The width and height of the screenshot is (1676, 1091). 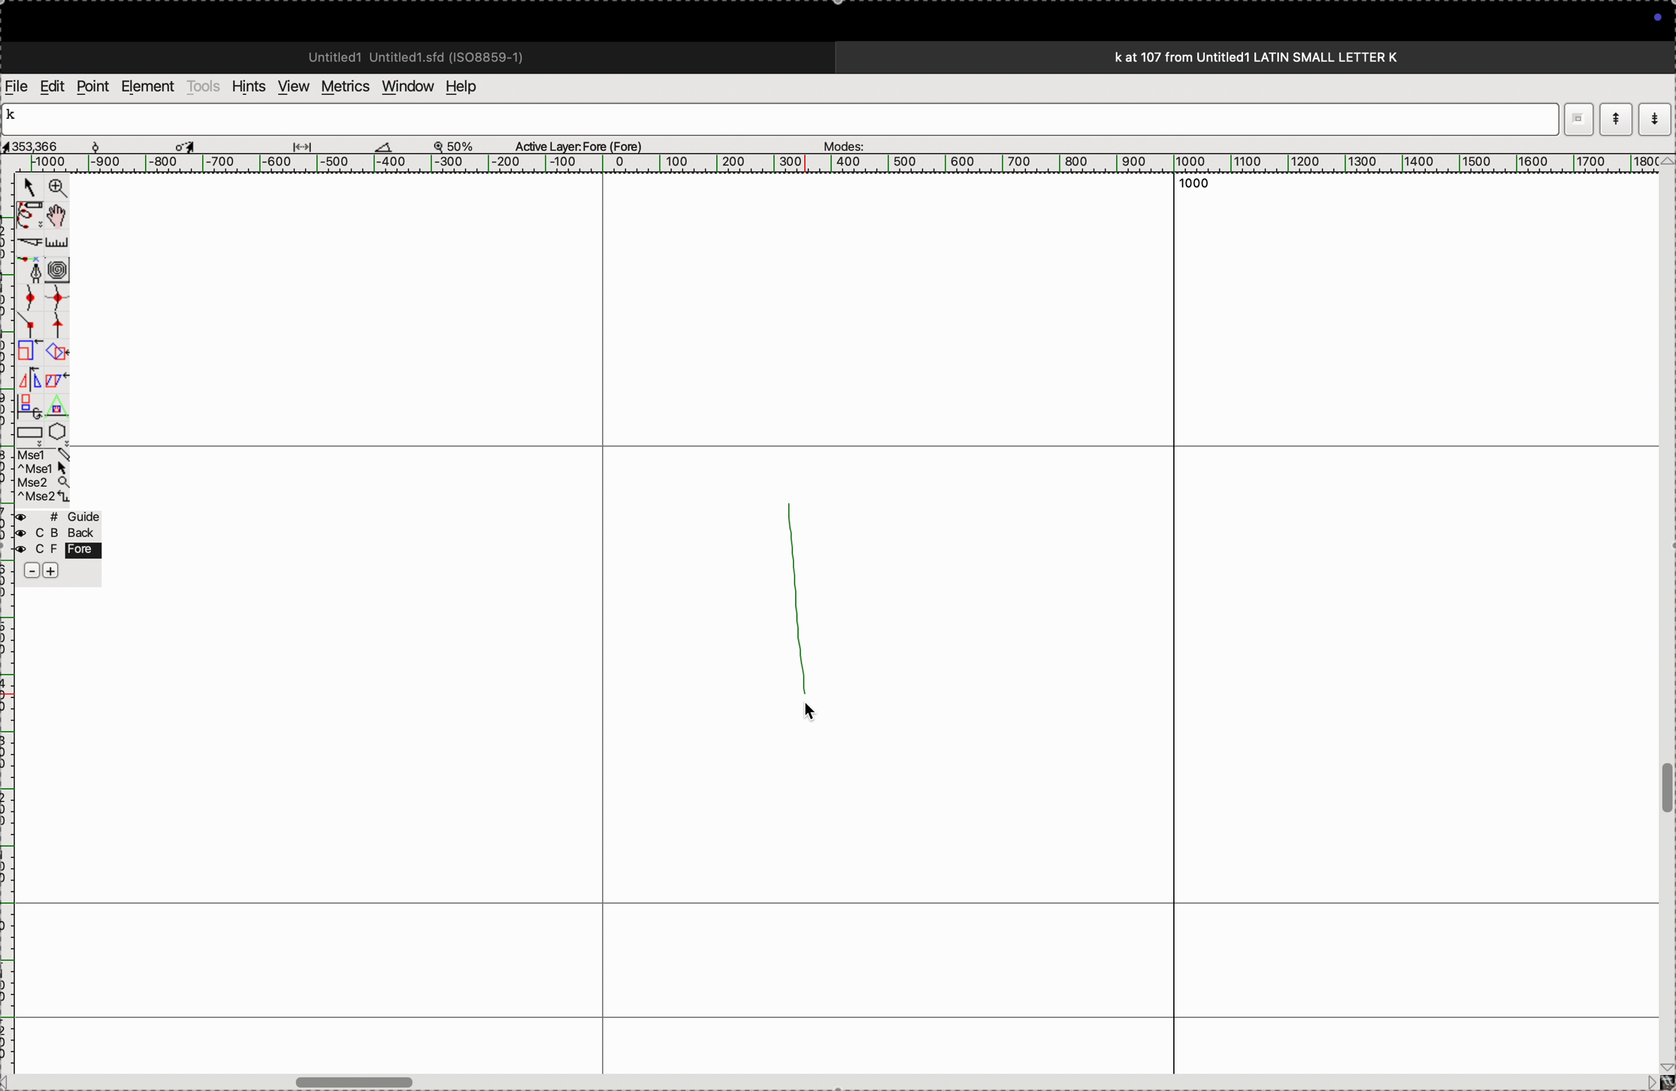 I want to click on mode down, so click(x=1656, y=120).